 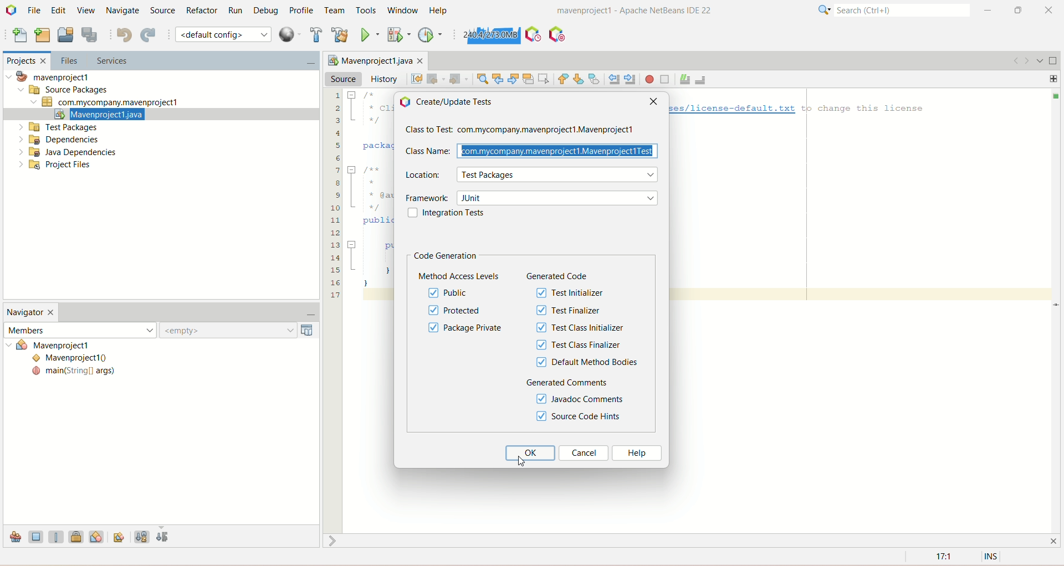 I want to click on force garbage collection, so click(x=490, y=35).